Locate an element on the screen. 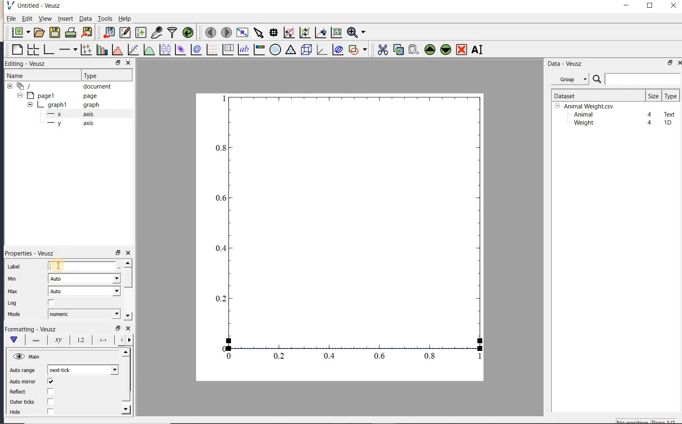  RESTORE is located at coordinates (117, 61).